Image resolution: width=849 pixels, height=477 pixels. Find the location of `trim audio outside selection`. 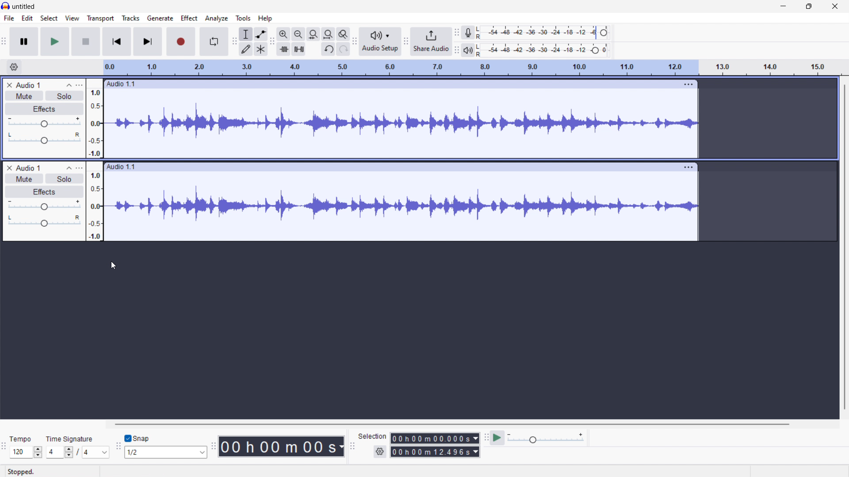

trim audio outside selection is located at coordinates (283, 49).